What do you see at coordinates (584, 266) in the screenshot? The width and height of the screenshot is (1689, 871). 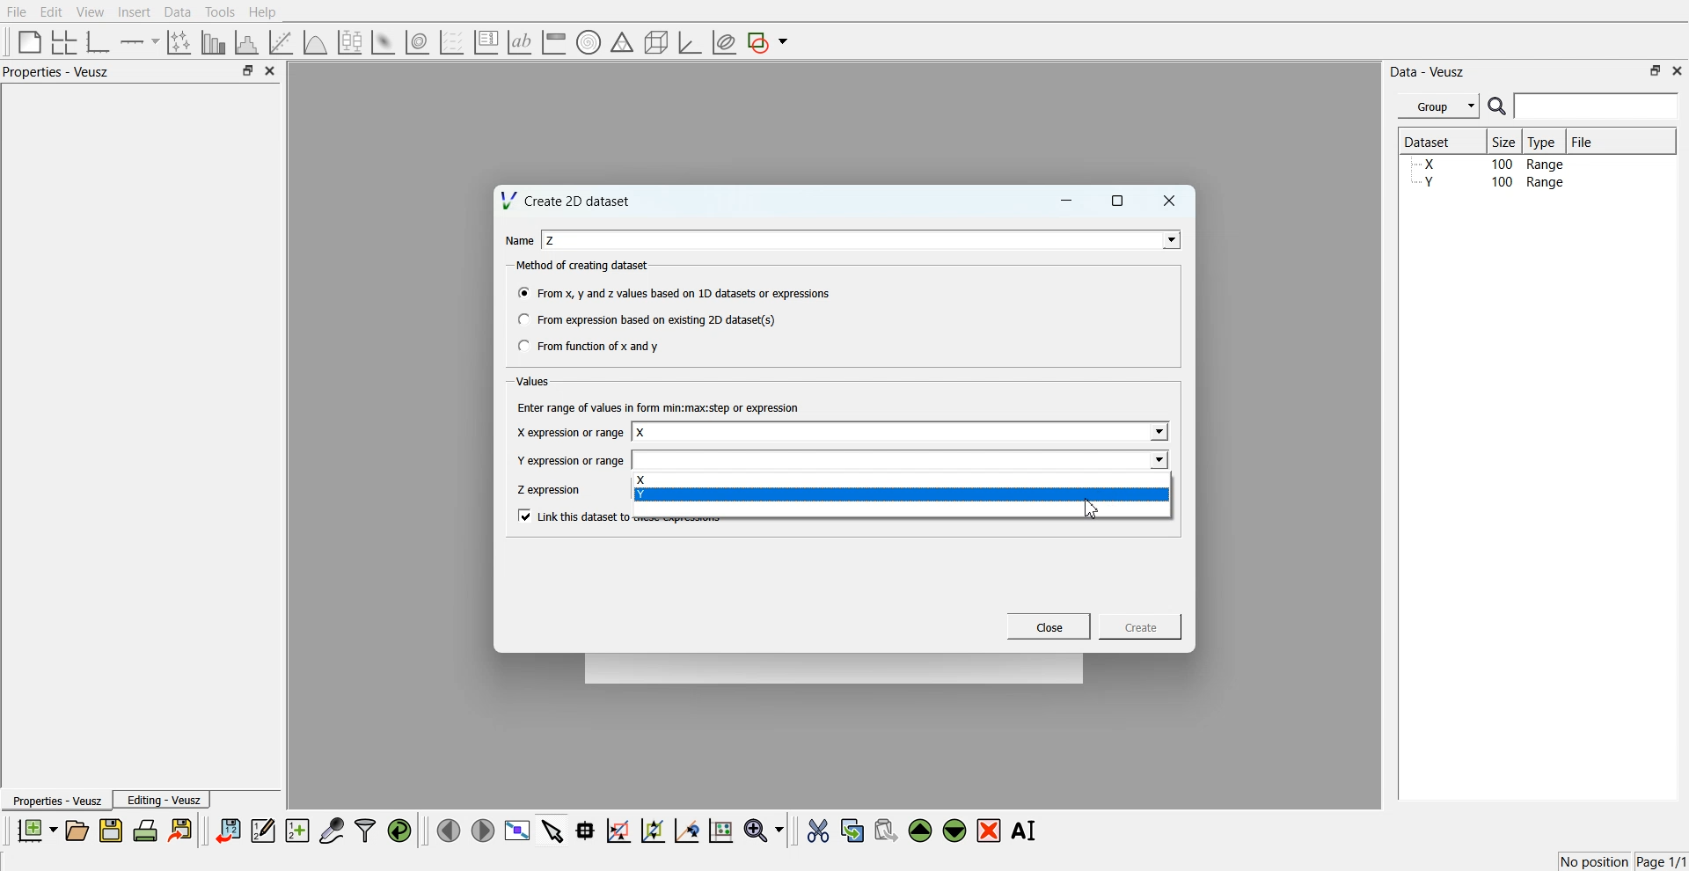 I see `Method of creating dataset` at bounding box center [584, 266].